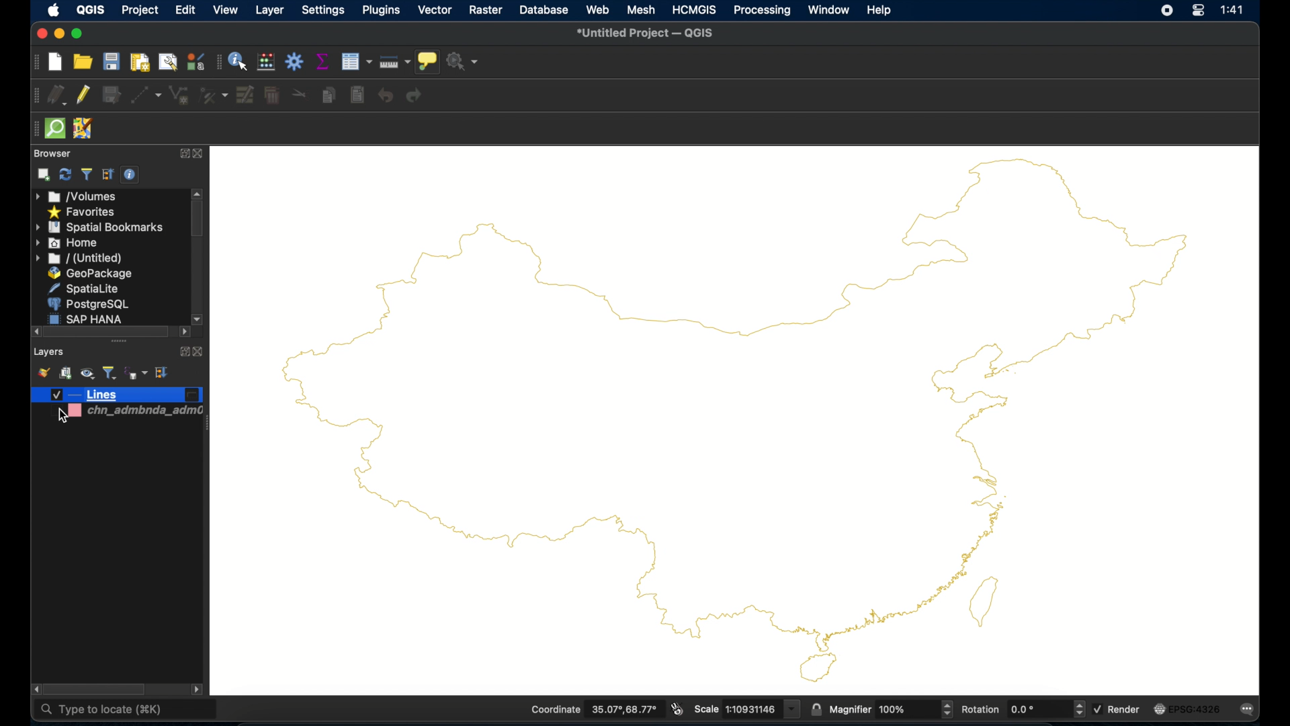 This screenshot has height=726, width=1290. What do you see at coordinates (135, 373) in the screenshot?
I see `filter legend by expression` at bounding box center [135, 373].